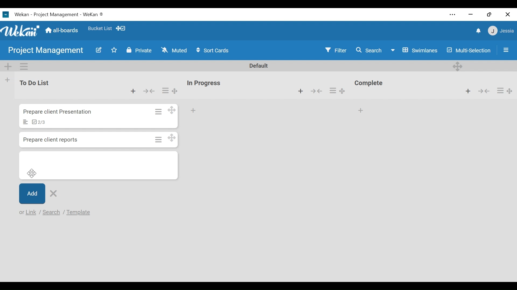  I want to click on Desktop drag handle, so click(345, 90).